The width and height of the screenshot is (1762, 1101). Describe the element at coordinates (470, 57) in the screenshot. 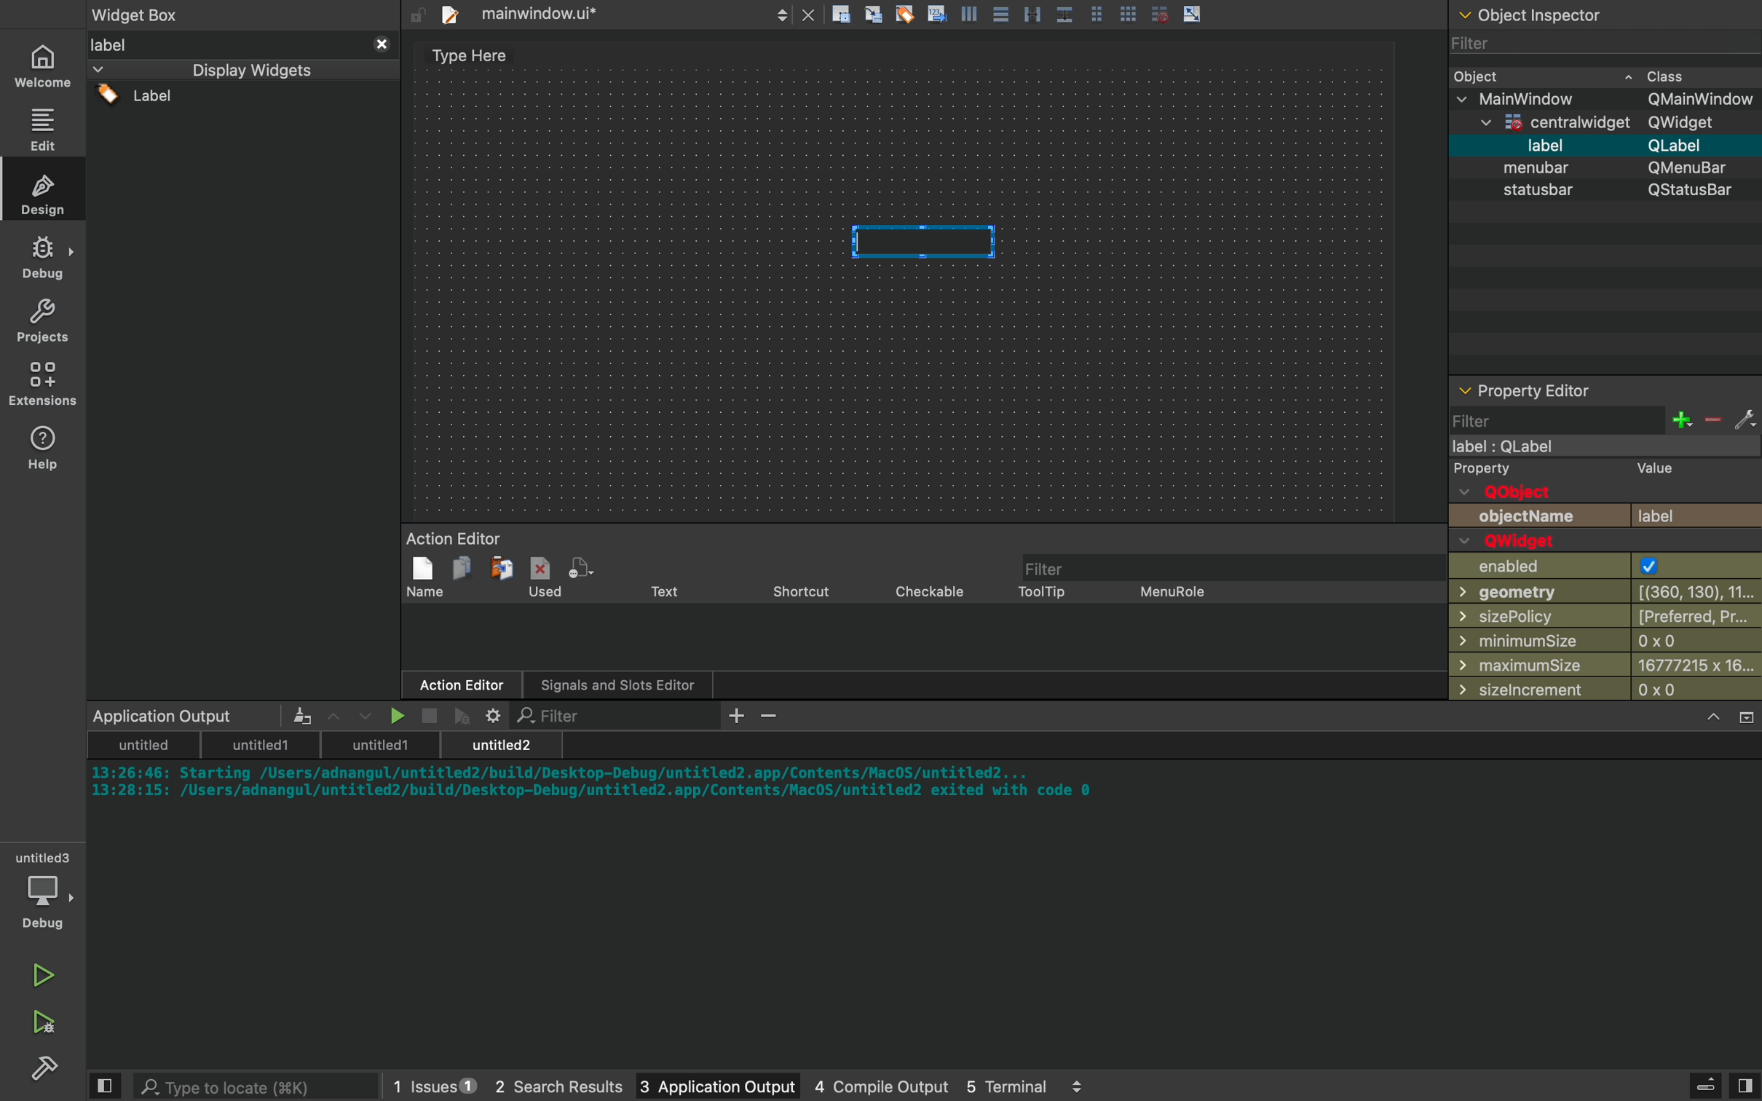

I see `Type Here` at that location.